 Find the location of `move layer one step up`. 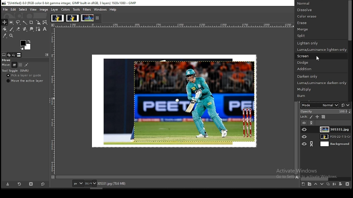

move layer one step up is located at coordinates (316, 184).